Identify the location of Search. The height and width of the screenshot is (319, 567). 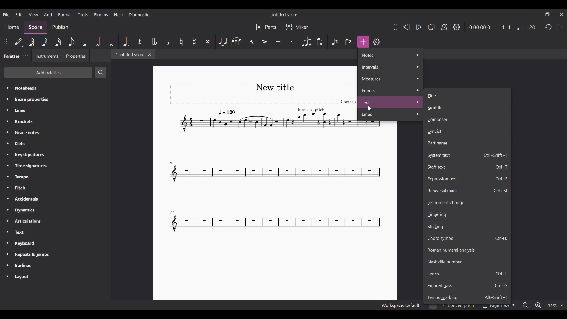
(101, 72).